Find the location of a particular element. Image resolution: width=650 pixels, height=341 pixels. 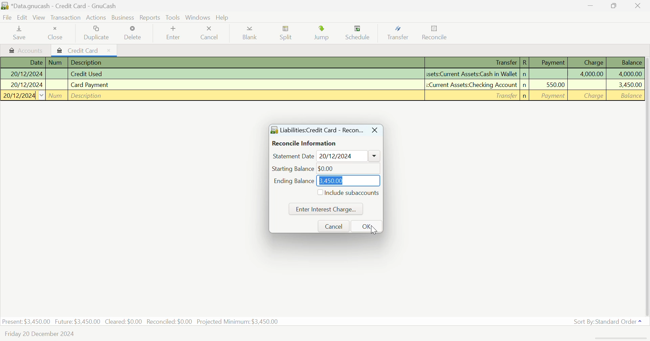

Sort By: Standard Order is located at coordinates (609, 321).